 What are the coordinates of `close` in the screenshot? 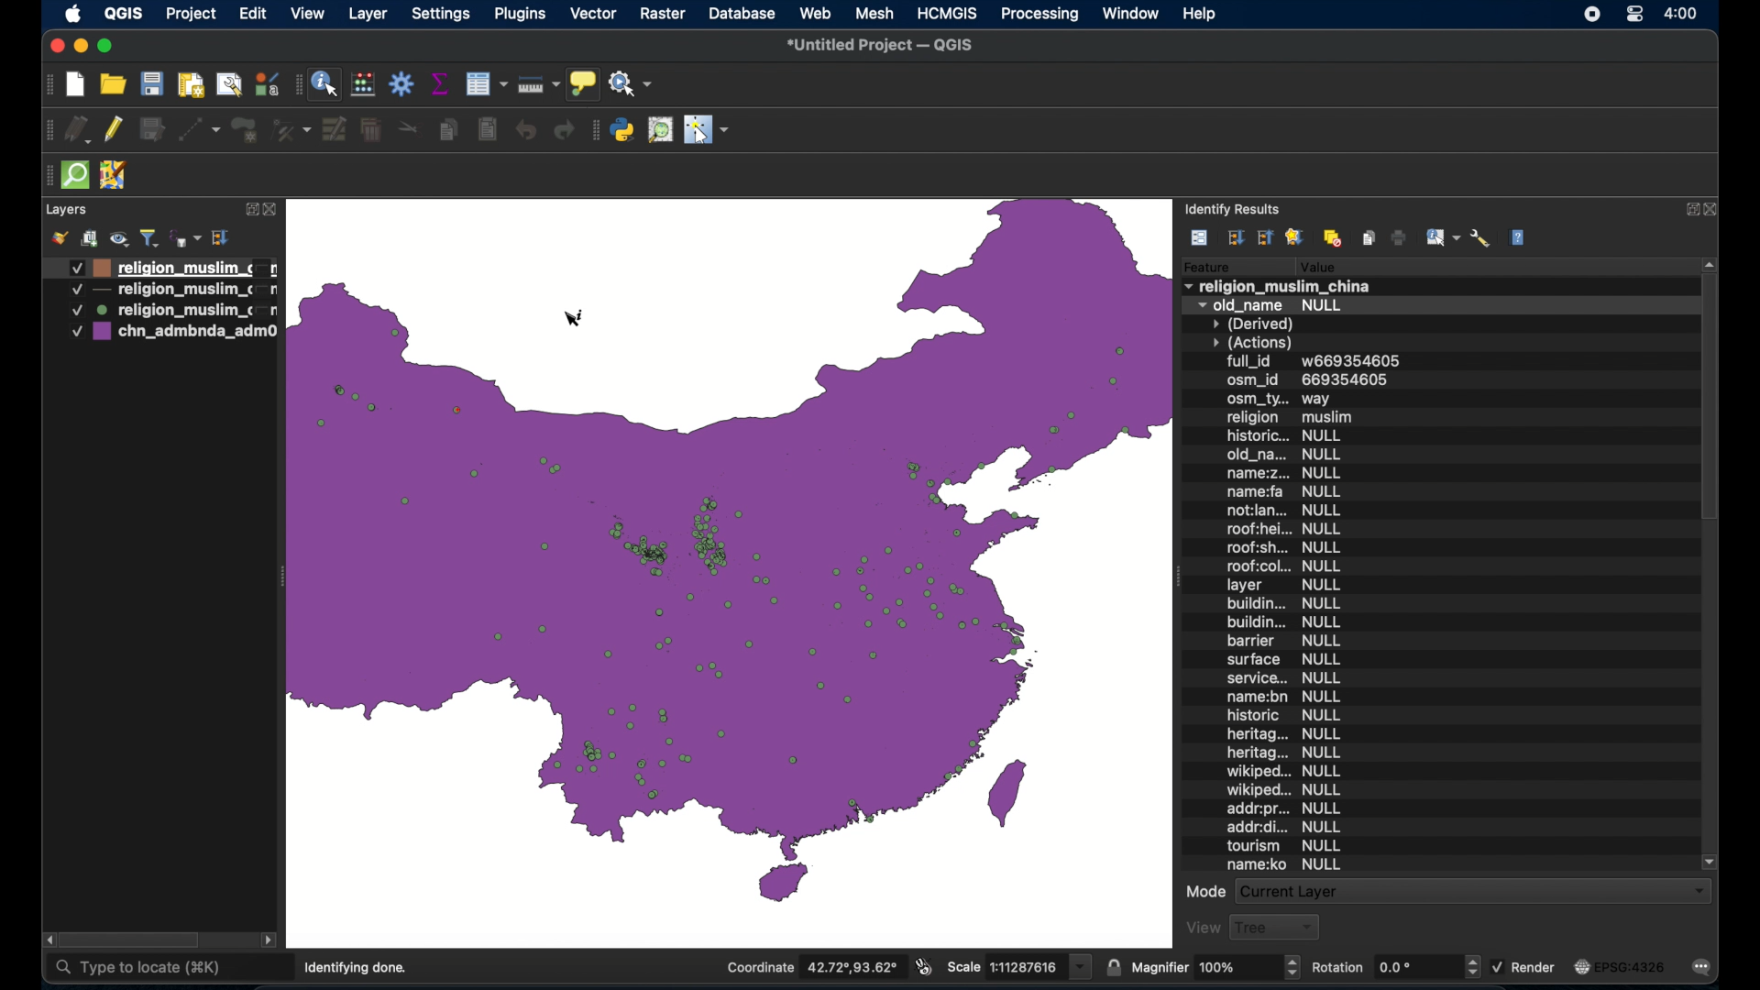 It's located at (272, 212).